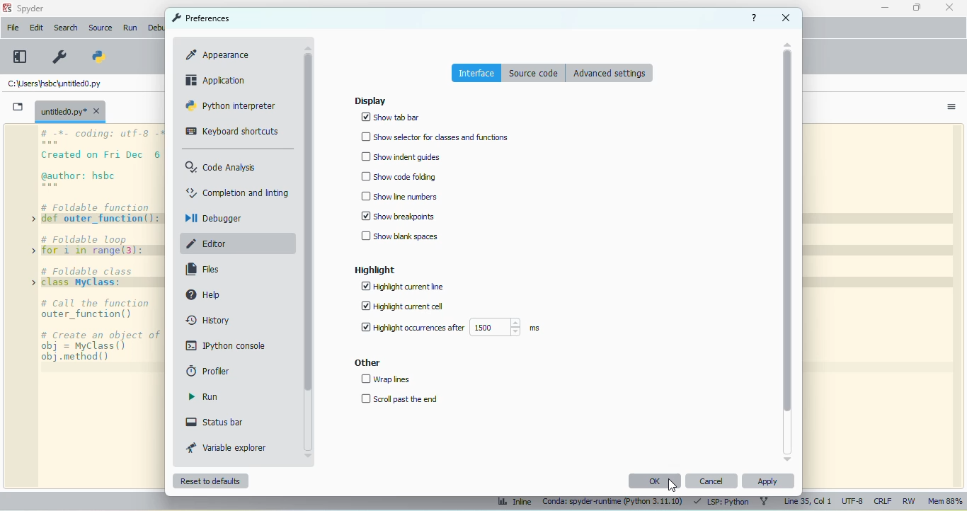 The height and width of the screenshot is (511, 967). I want to click on editor, so click(208, 243).